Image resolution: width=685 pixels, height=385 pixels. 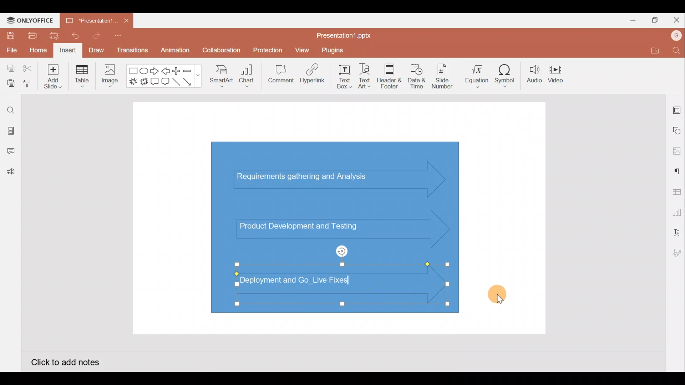 What do you see at coordinates (11, 110) in the screenshot?
I see `Find` at bounding box center [11, 110].